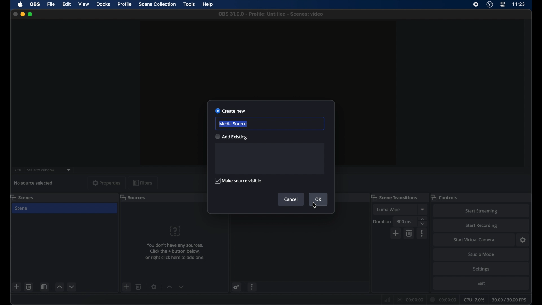  Describe the element at coordinates (232, 137) in the screenshot. I see `add existing` at that location.